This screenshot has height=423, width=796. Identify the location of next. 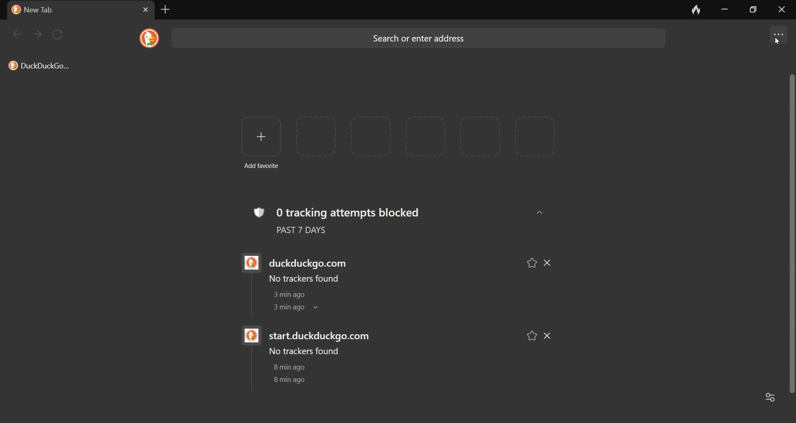
(38, 35).